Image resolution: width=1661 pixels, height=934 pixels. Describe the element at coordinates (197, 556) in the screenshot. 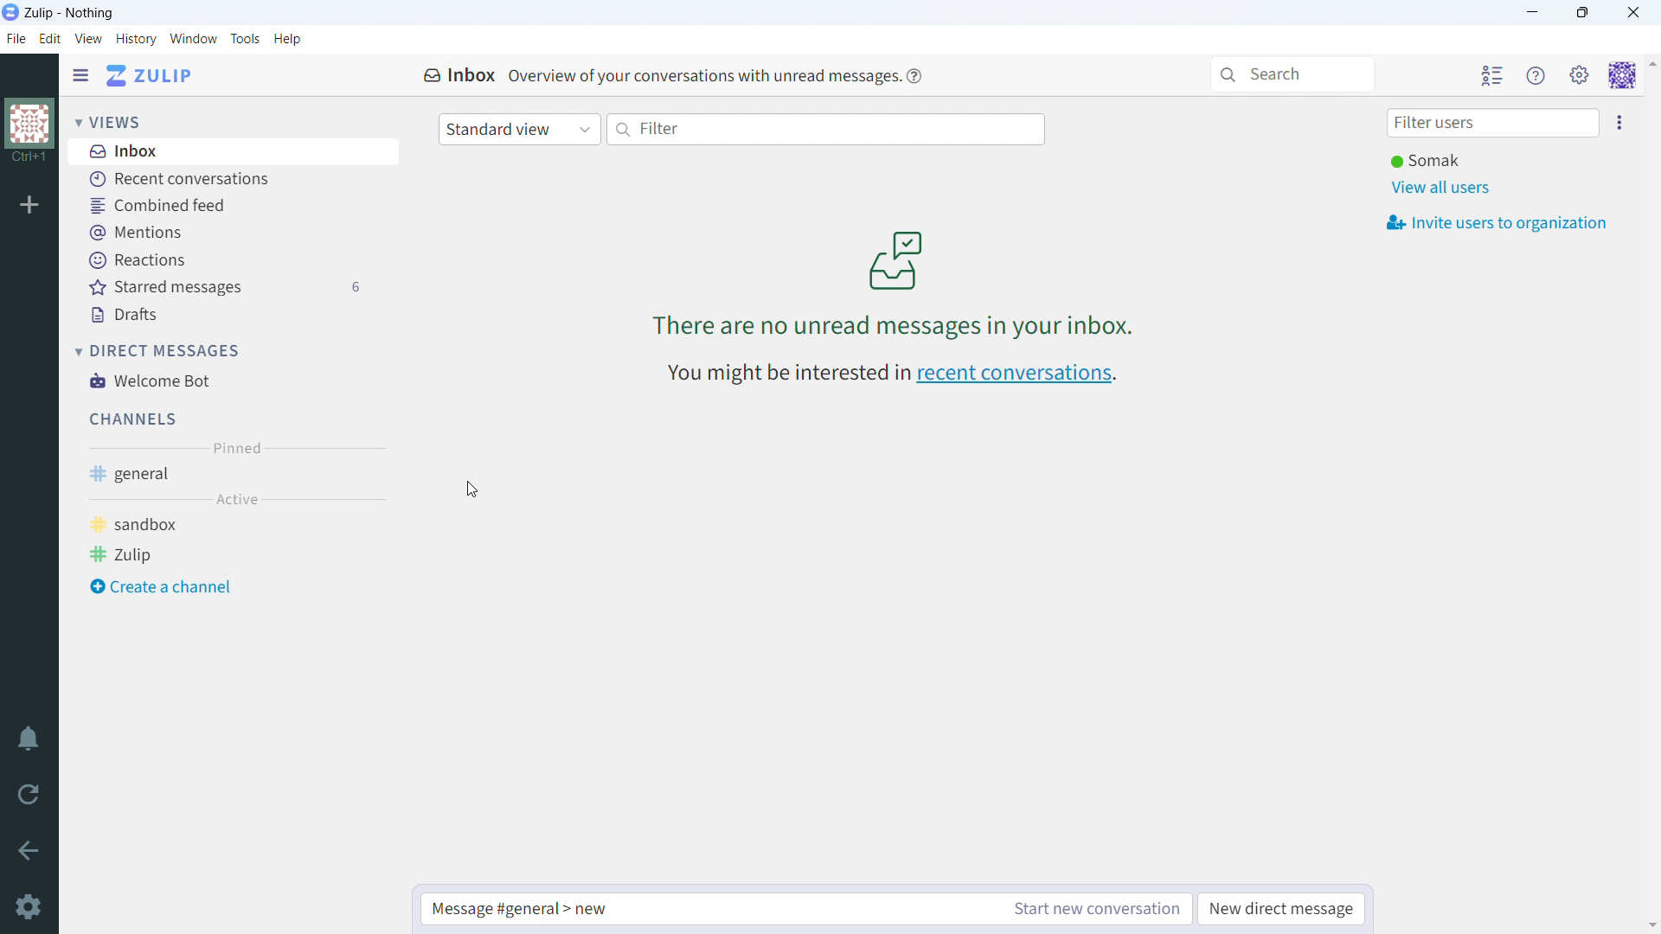

I see `zulip` at that location.